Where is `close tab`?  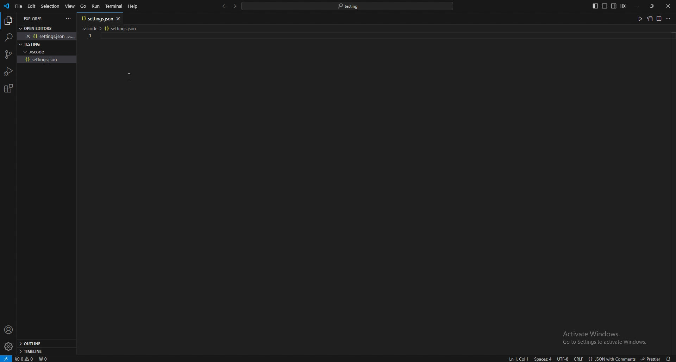
close tab is located at coordinates (119, 18).